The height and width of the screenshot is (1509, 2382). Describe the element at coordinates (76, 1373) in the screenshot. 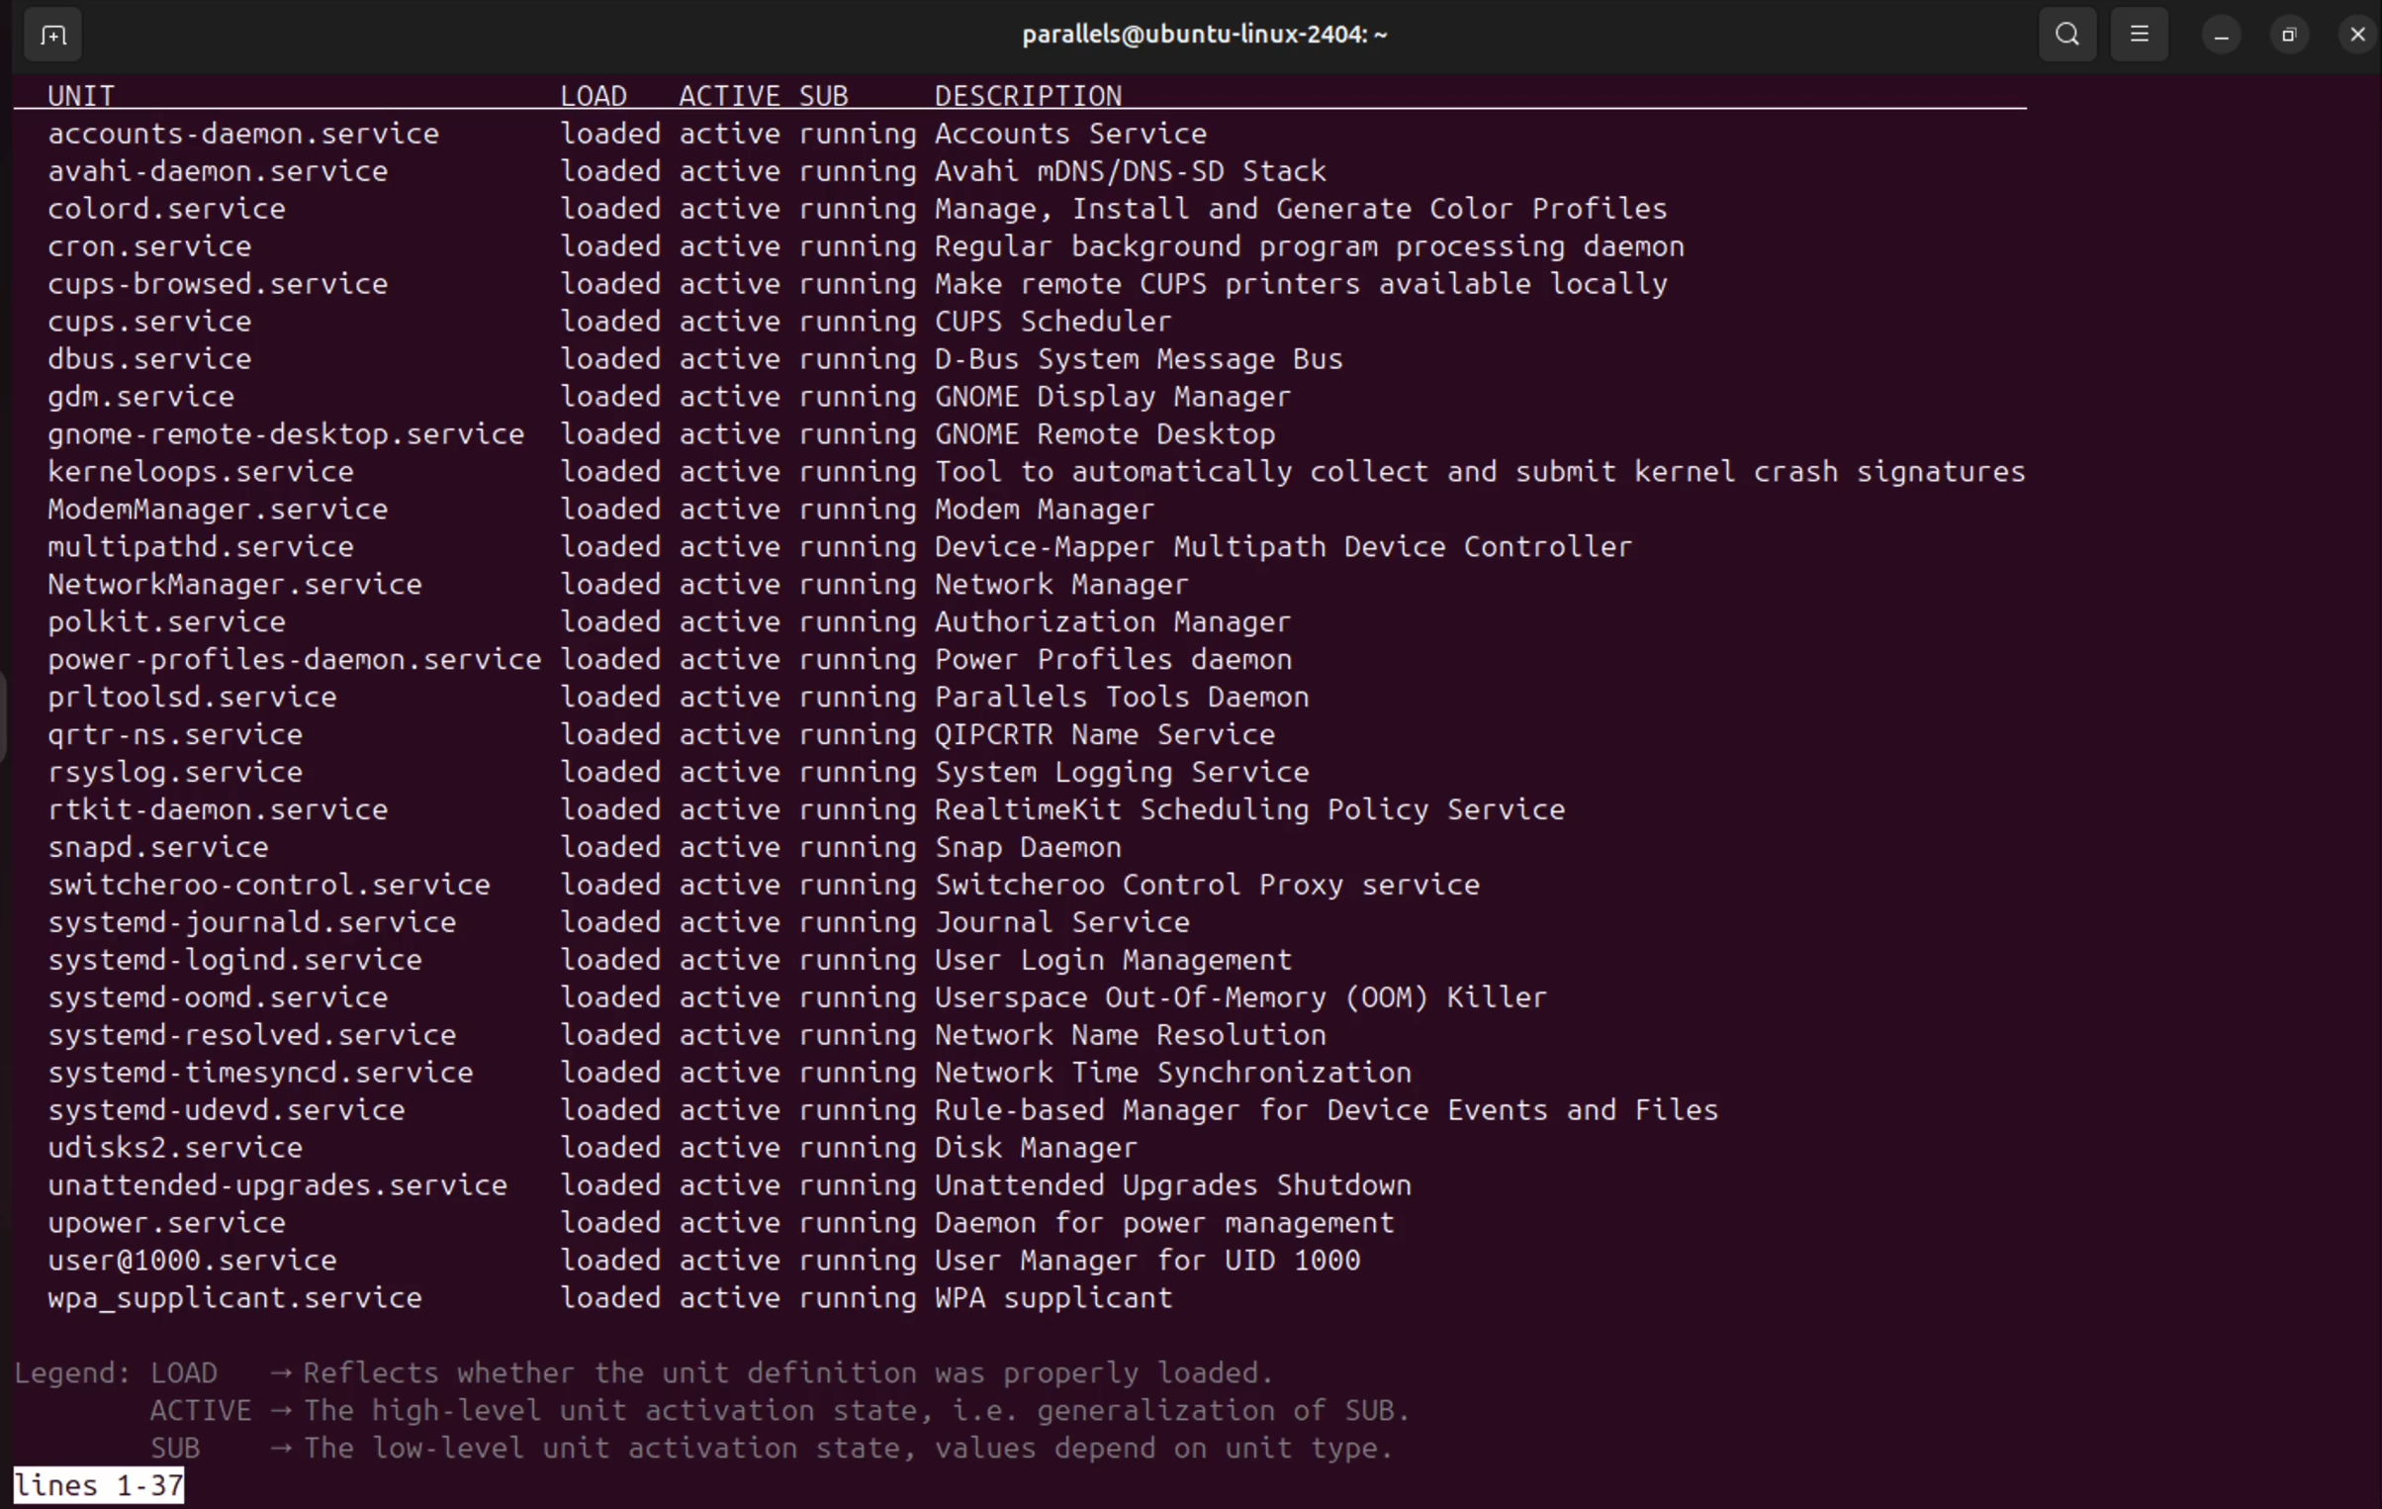

I see `legend` at that location.